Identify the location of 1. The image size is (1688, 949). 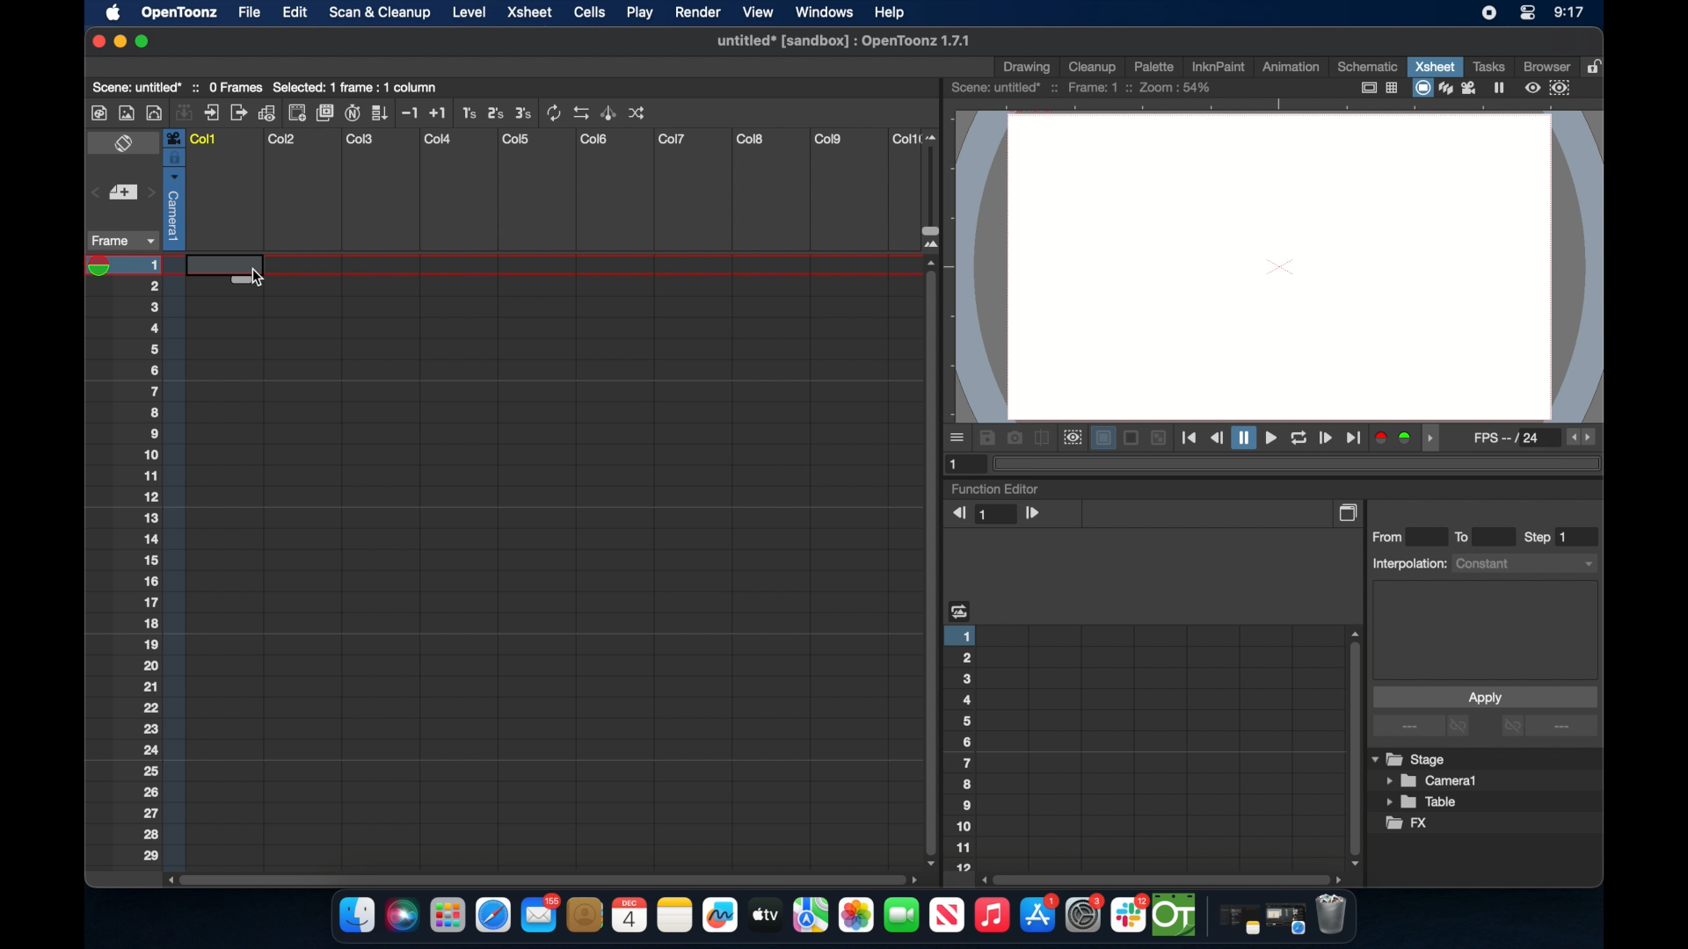
(957, 463).